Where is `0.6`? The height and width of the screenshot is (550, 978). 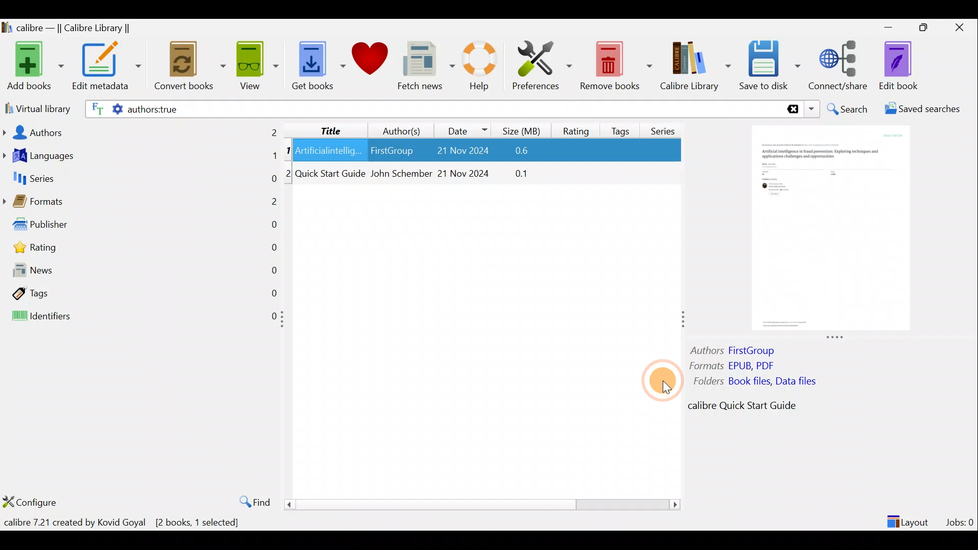
0.6 is located at coordinates (525, 151).